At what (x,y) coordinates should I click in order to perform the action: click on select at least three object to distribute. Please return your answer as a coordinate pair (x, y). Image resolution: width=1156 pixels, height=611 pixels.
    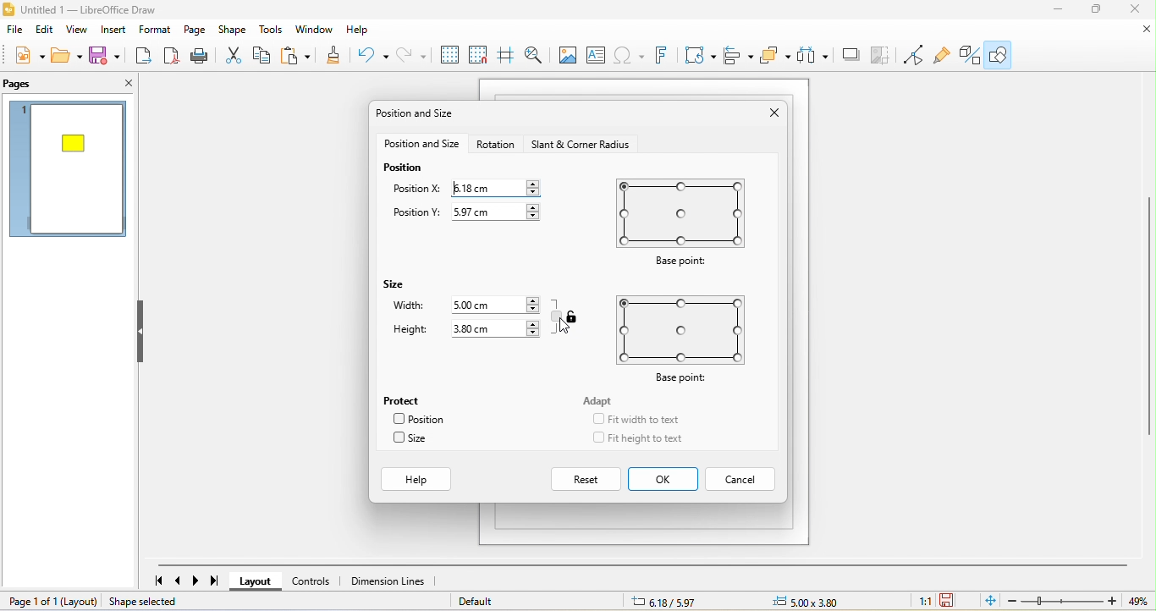
    Looking at the image, I should click on (815, 54).